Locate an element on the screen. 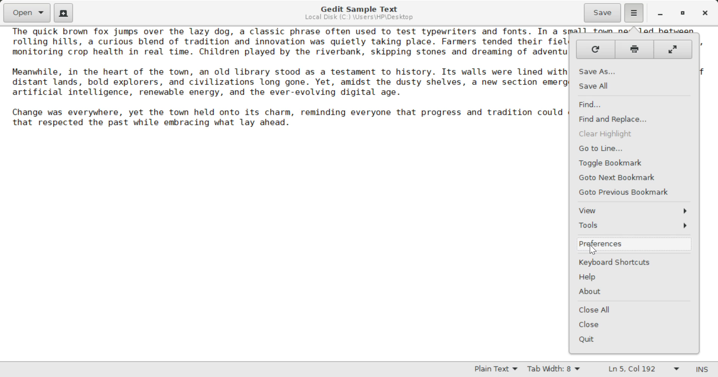 The image size is (718, 377). Save As is located at coordinates (609, 71).